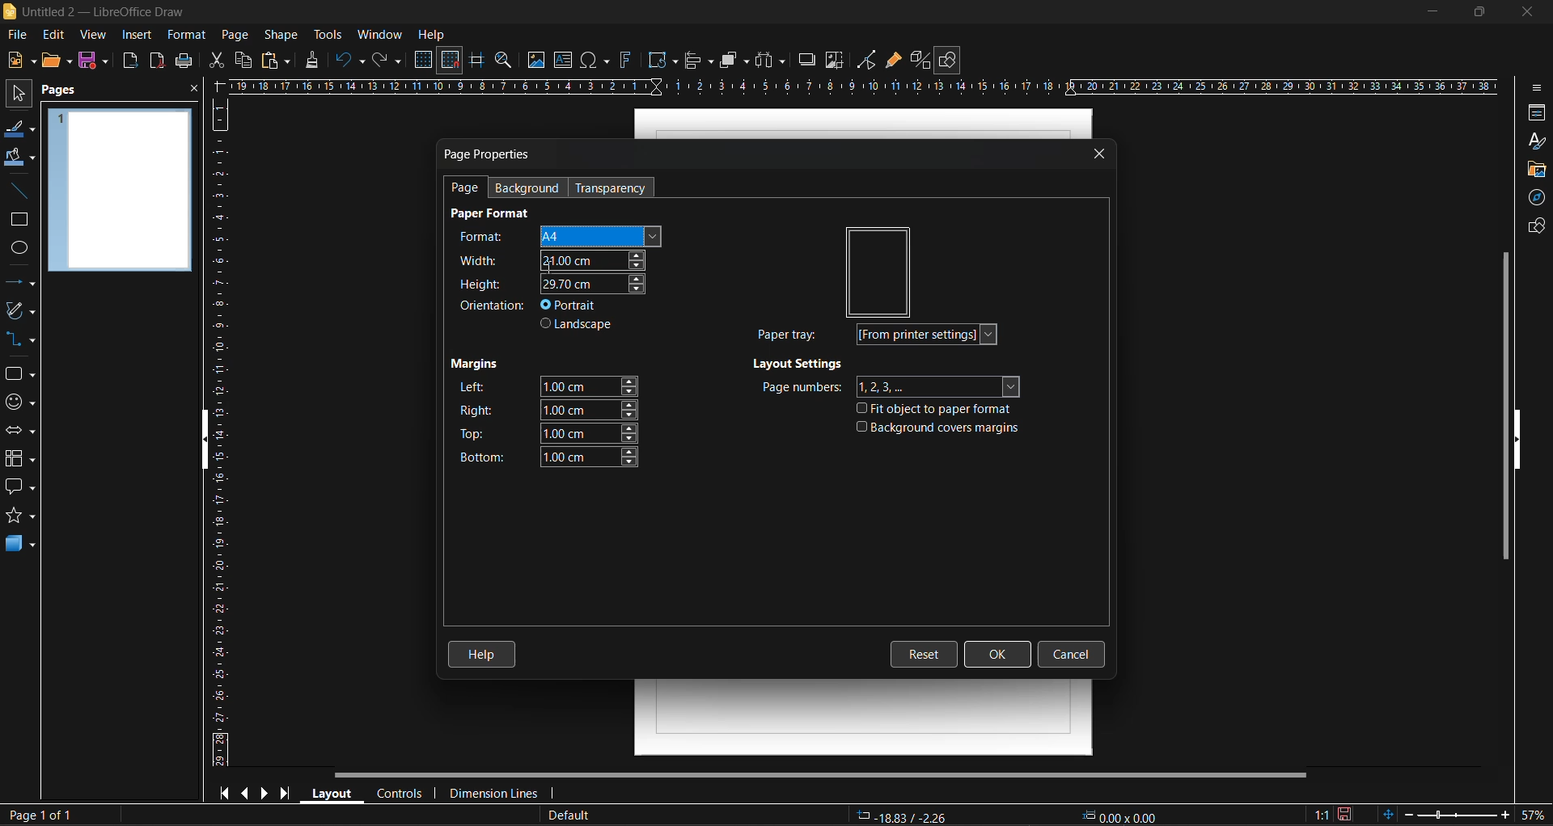  Describe the element at coordinates (23, 516) in the screenshot. I see `stars and banners` at that location.